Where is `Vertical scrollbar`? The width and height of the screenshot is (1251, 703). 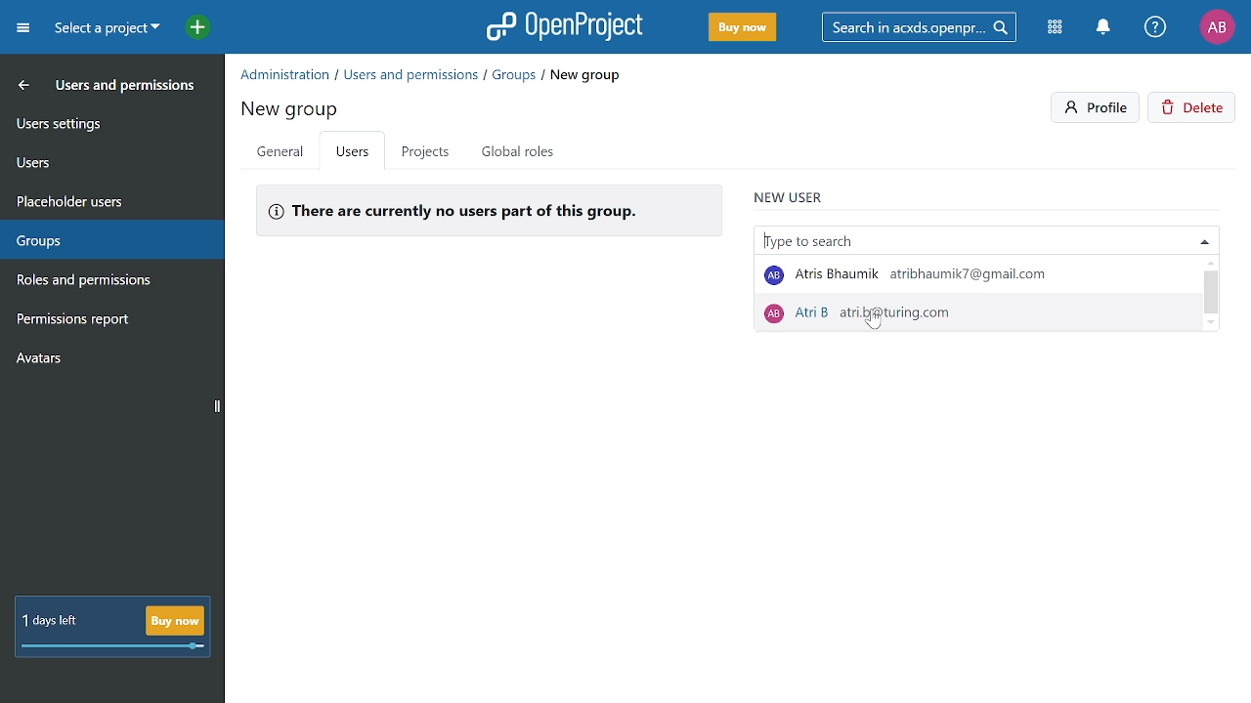
Vertical scrollbar is located at coordinates (1212, 292).